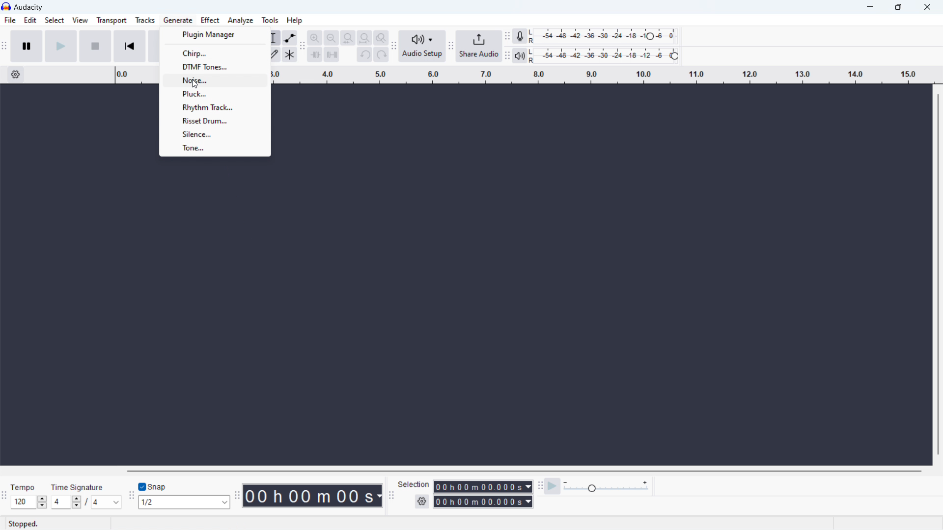 This screenshot has width=943, height=530. I want to click on transport, so click(111, 21).